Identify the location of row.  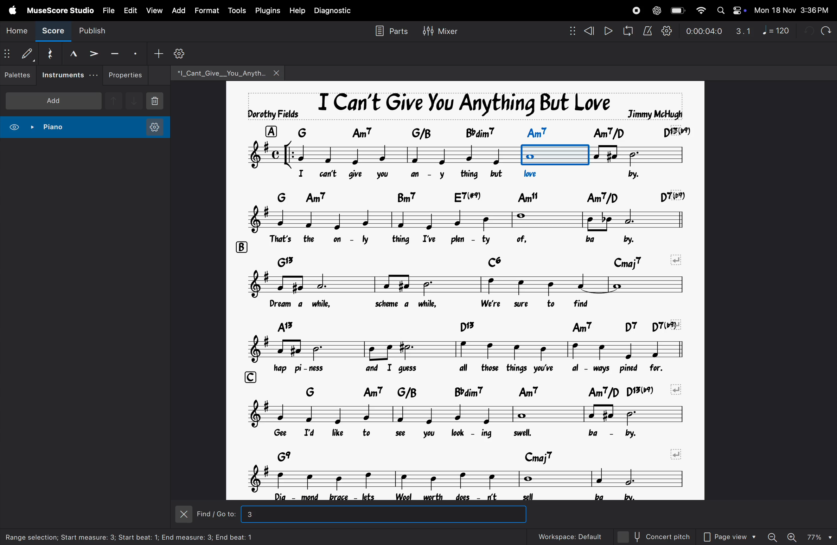
(251, 377).